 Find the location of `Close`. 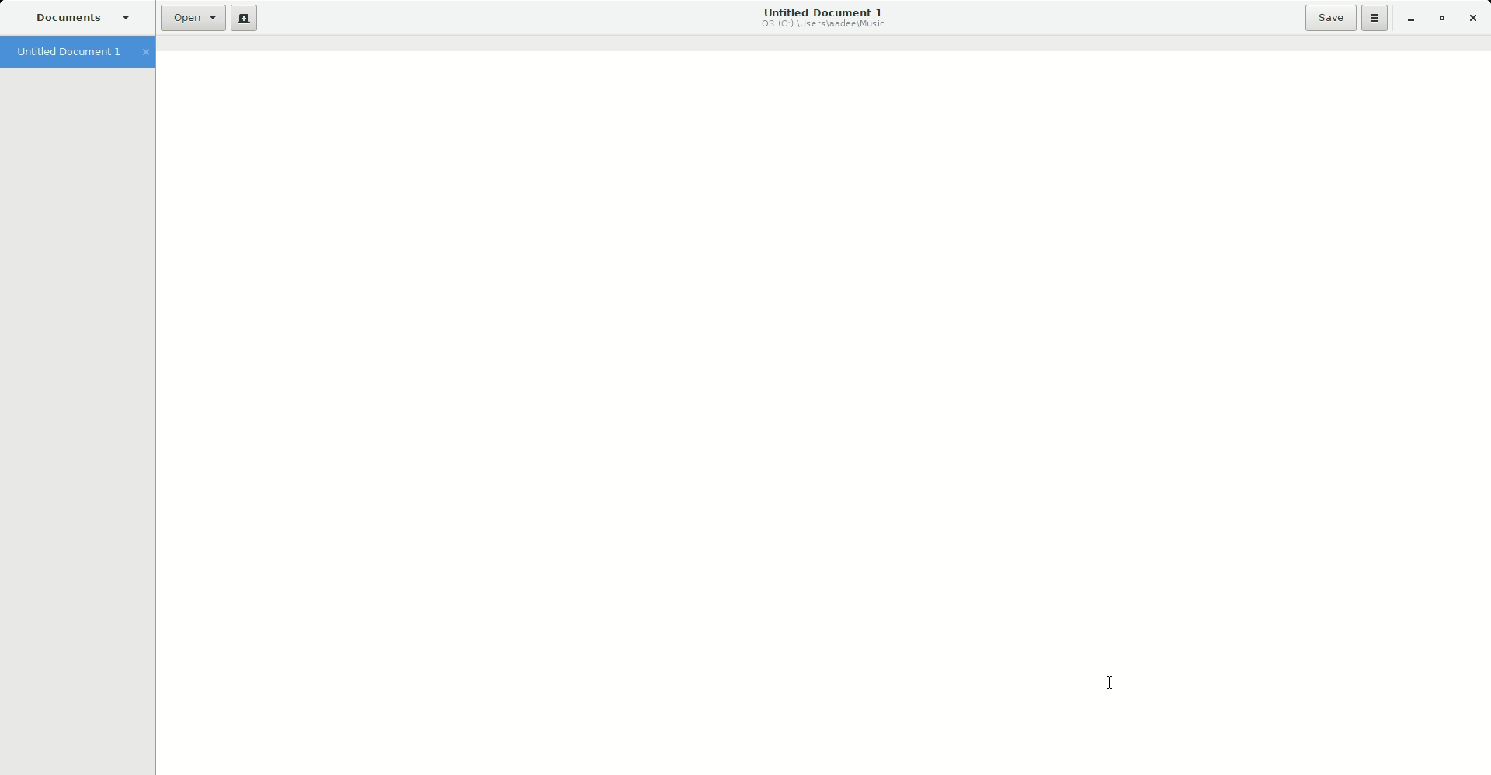

Close is located at coordinates (1473, 18).